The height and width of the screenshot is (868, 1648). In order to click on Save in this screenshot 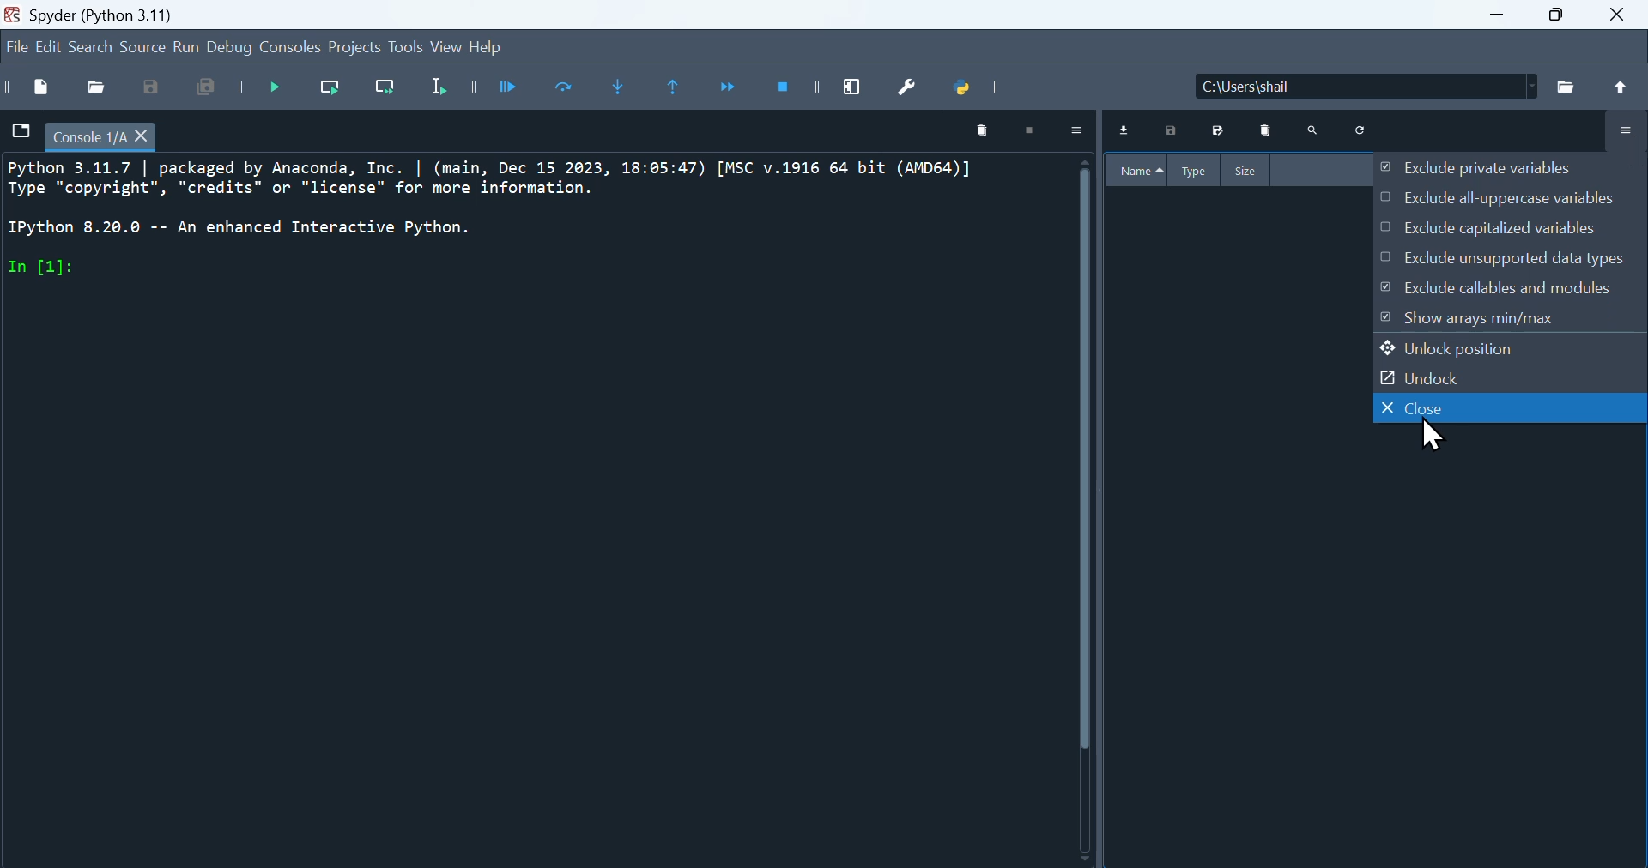, I will do `click(1167, 132)`.